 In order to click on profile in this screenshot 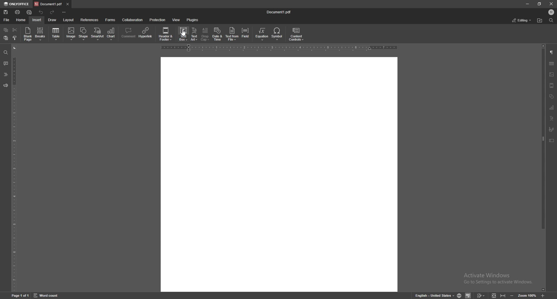, I will do `click(551, 12)`.